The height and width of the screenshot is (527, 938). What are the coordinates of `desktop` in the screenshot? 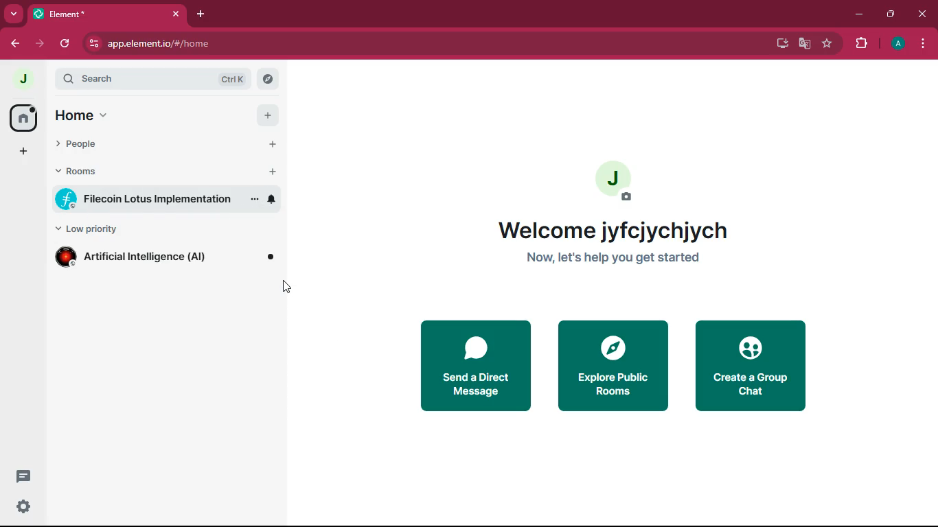 It's located at (780, 43).